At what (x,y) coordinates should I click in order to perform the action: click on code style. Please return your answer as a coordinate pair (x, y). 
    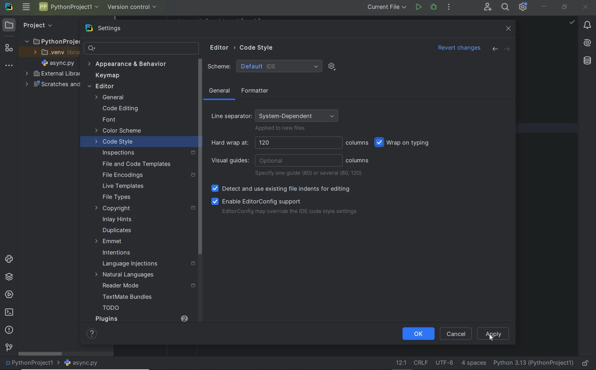
    Looking at the image, I should click on (115, 143).